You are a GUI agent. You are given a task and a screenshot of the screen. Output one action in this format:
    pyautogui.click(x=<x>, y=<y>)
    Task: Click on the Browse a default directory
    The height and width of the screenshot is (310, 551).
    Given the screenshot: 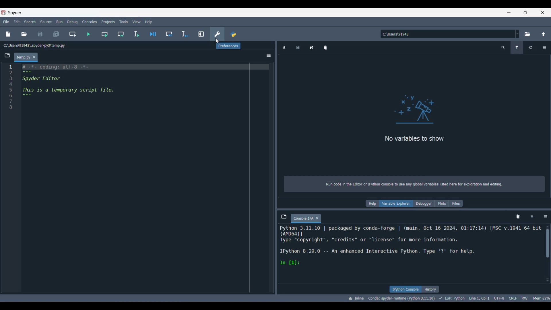 What is the action you would take?
    pyautogui.click(x=527, y=34)
    